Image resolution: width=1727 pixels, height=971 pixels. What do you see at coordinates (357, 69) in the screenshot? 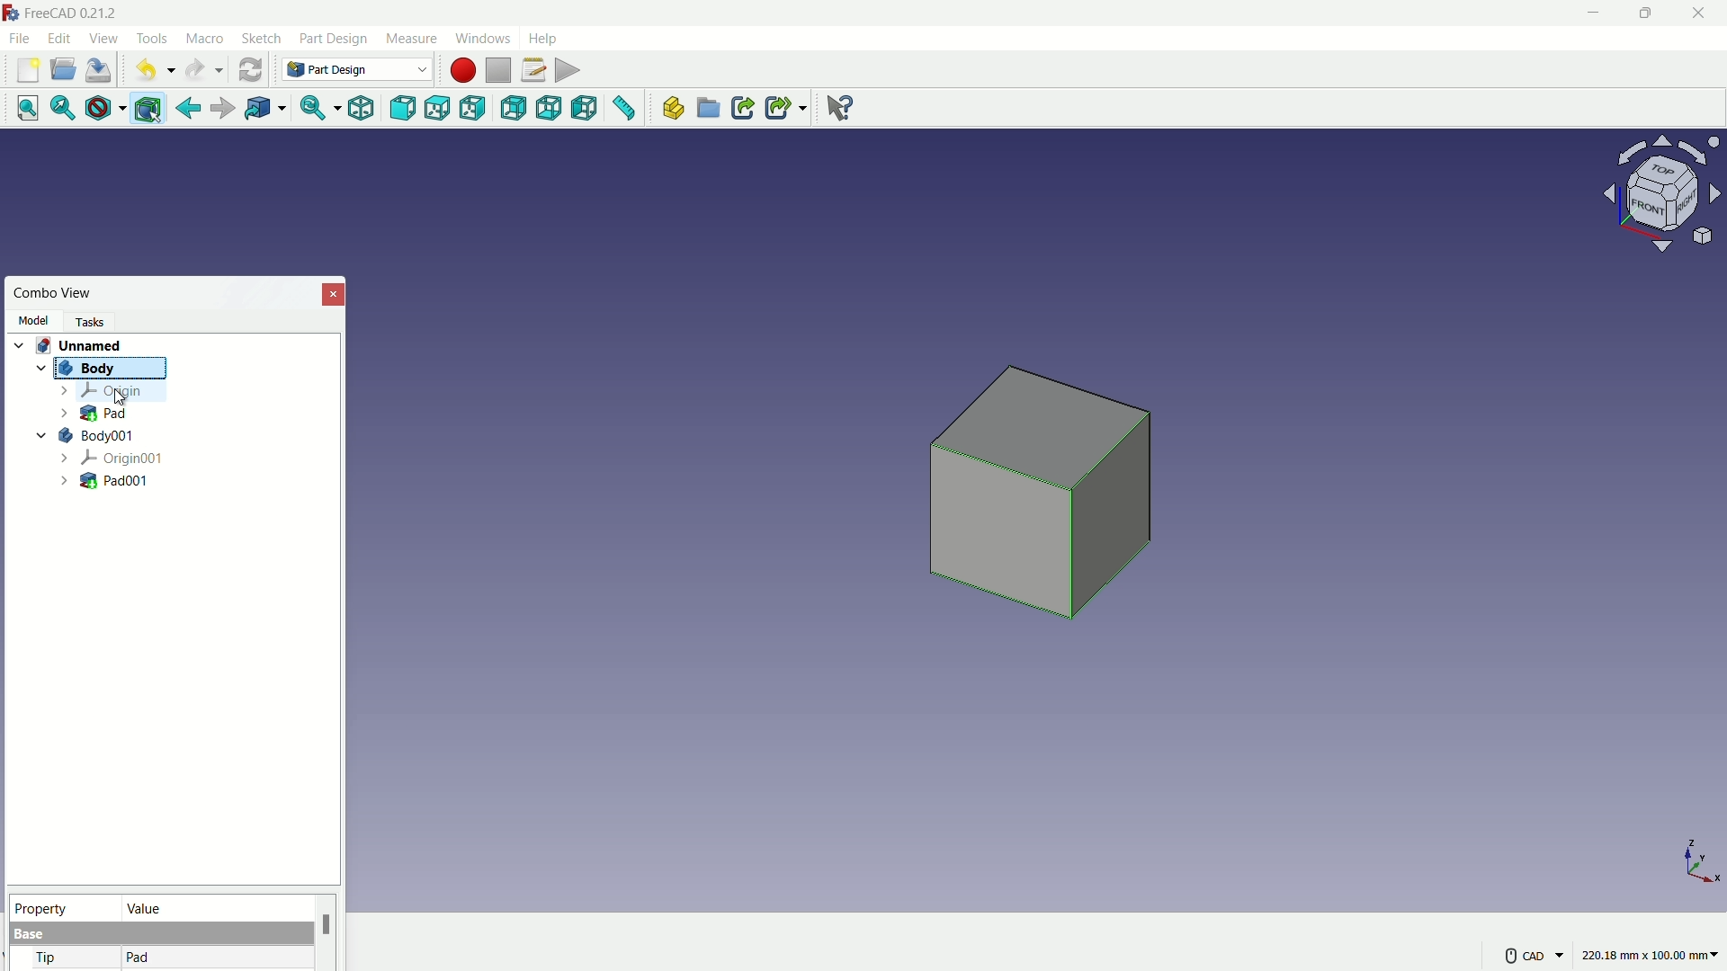
I see `Part Design` at bounding box center [357, 69].